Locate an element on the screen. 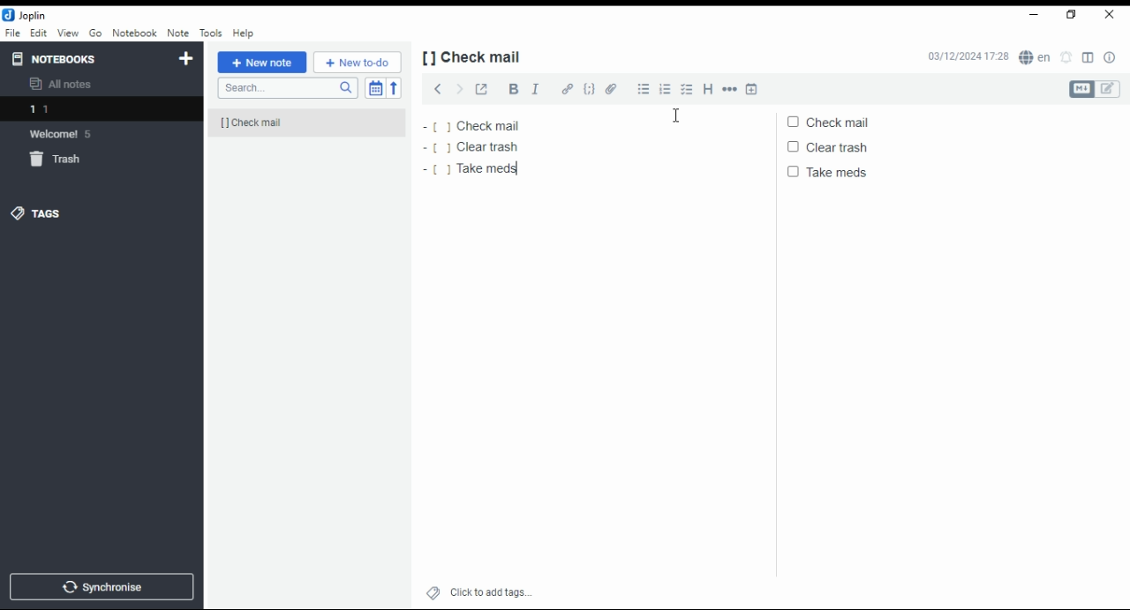 The image size is (1130, 610). icon is located at coordinates (25, 14).